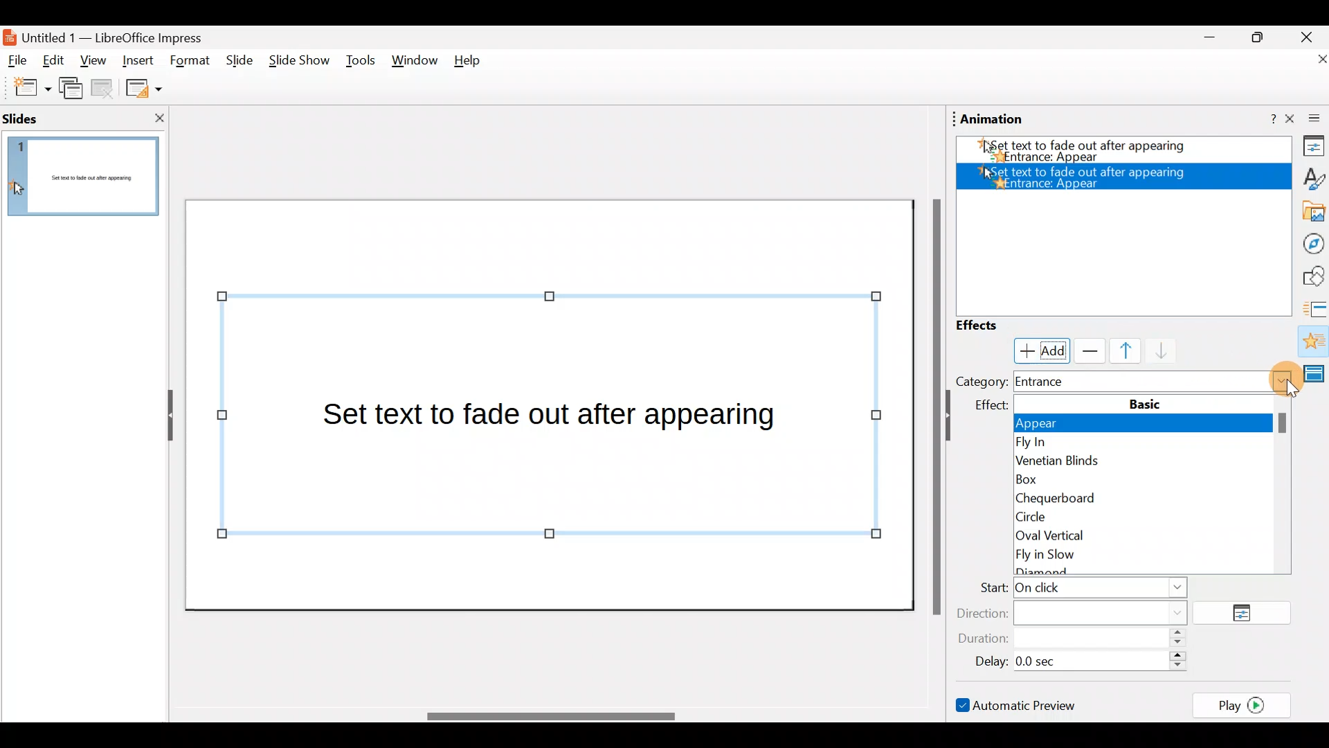 Image resolution: width=1329 pixels, height=748 pixels. I want to click on CURSOR, so click(1288, 388).